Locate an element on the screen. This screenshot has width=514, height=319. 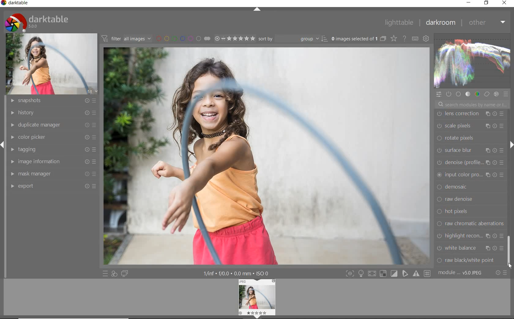
soften is located at coordinates (471, 201).